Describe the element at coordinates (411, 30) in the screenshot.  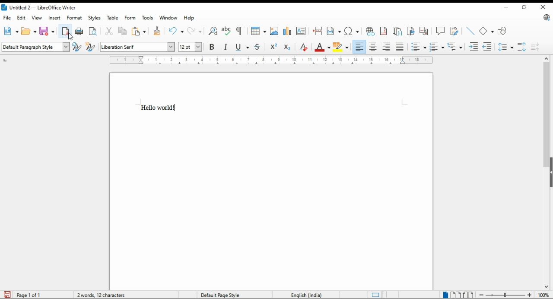
I see `insert bookmark` at that location.